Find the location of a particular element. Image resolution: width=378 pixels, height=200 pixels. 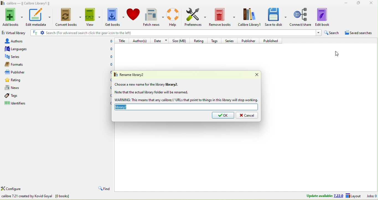

view is located at coordinates (92, 17).